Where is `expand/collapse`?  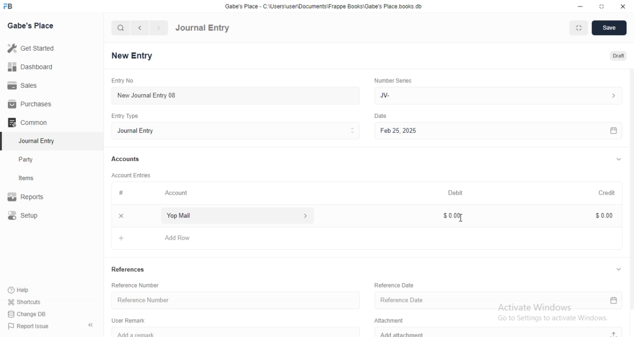 expand/collapse is located at coordinates (618, 269).